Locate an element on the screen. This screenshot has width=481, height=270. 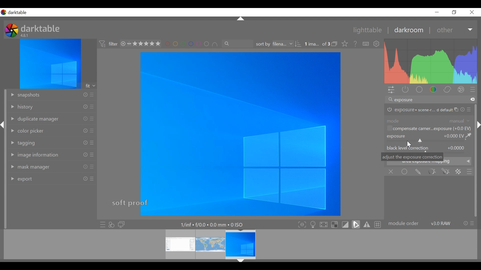
close is located at coordinates (471, 12).